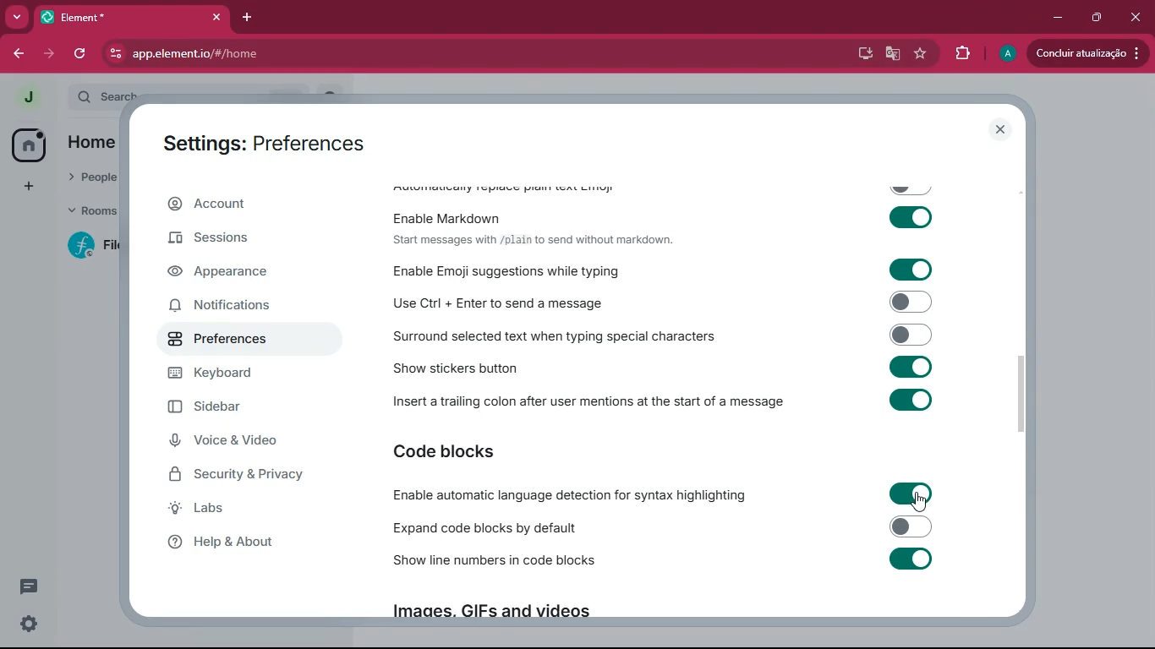 The height and width of the screenshot is (649, 1155). Describe the element at coordinates (245, 205) in the screenshot. I see `account` at that location.